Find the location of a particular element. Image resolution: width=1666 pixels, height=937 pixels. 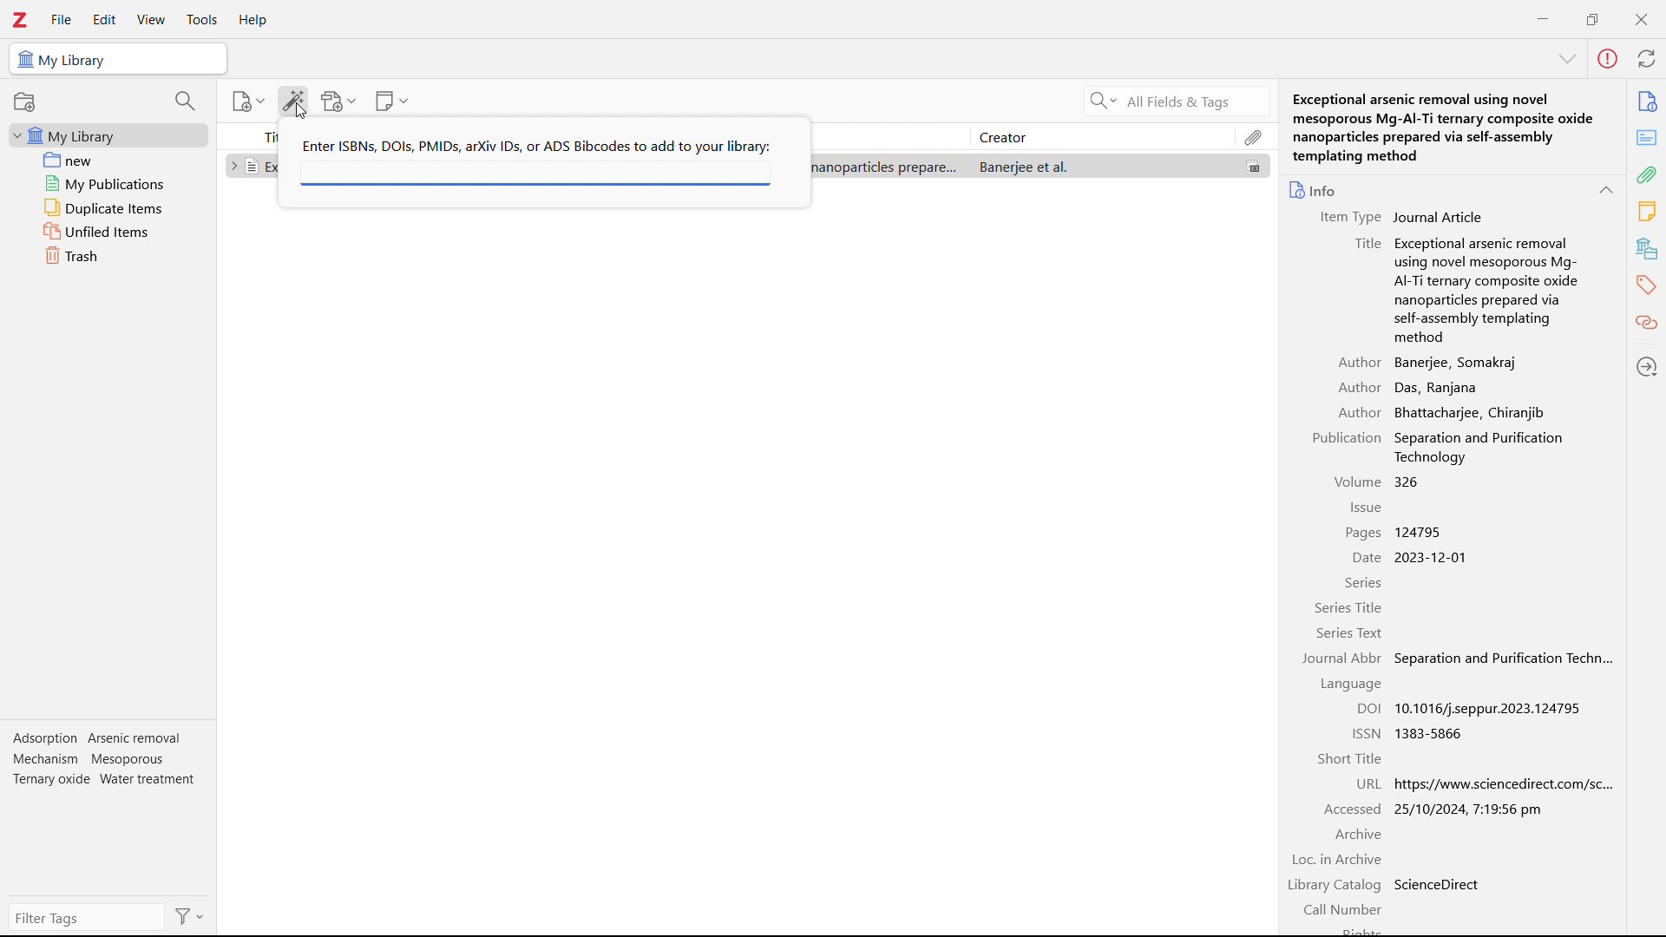

filter collections is located at coordinates (187, 101).